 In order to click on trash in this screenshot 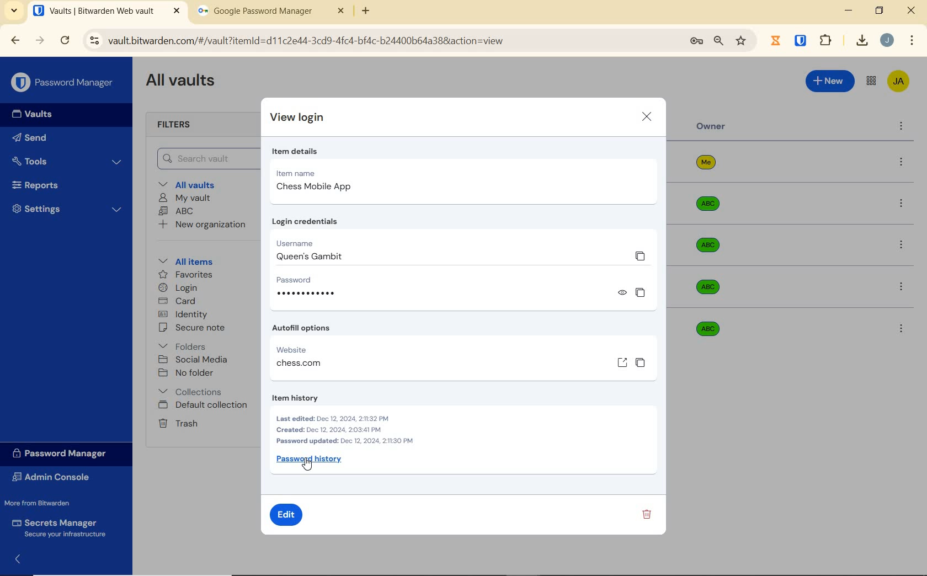, I will do `click(179, 423)`.